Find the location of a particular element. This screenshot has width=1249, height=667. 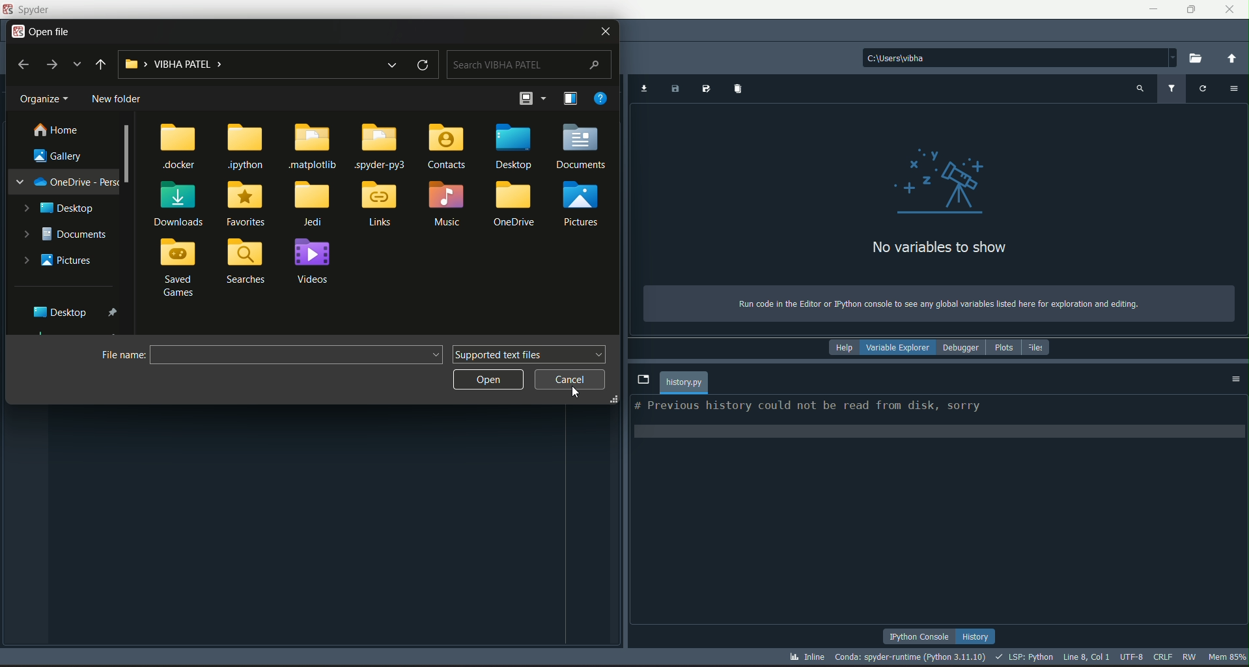

options is located at coordinates (1237, 379).